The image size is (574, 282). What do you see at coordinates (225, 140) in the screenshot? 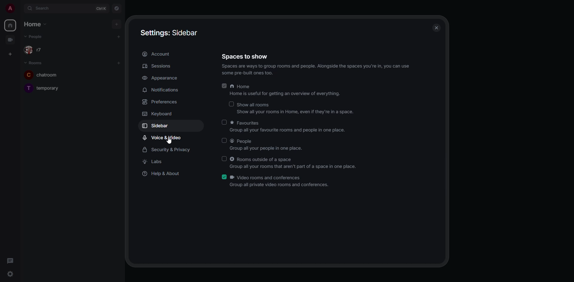
I see `click to enable` at bounding box center [225, 140].